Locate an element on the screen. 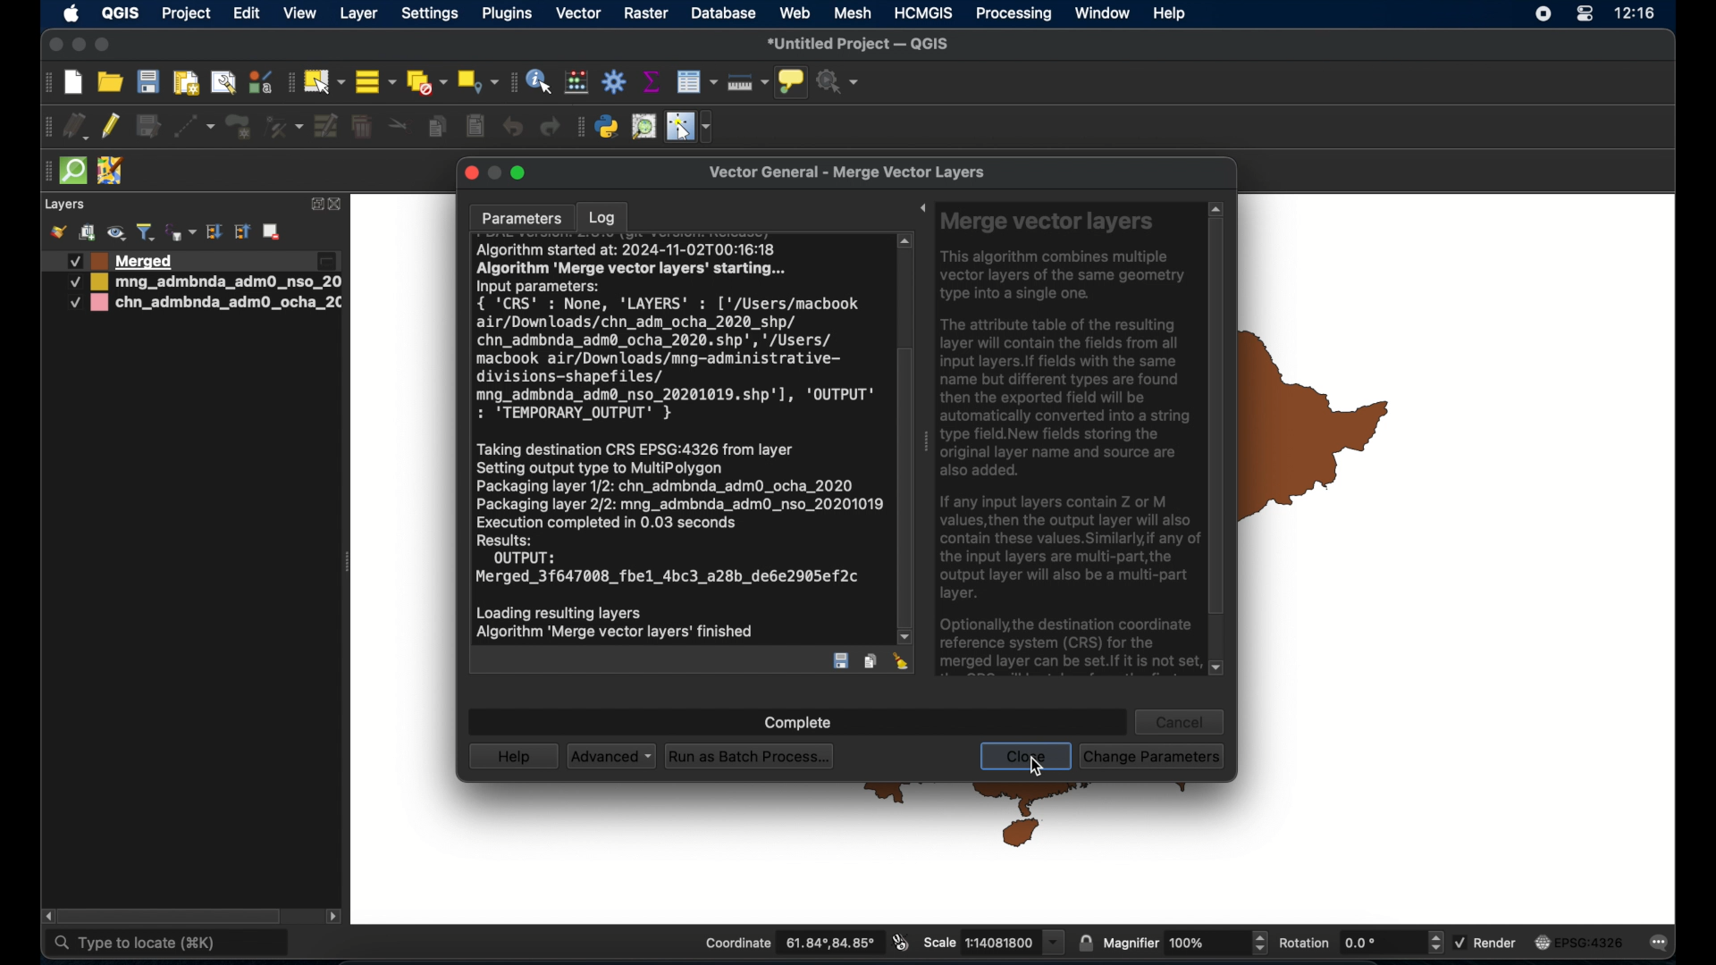  close is located at coordinates (54, 46).